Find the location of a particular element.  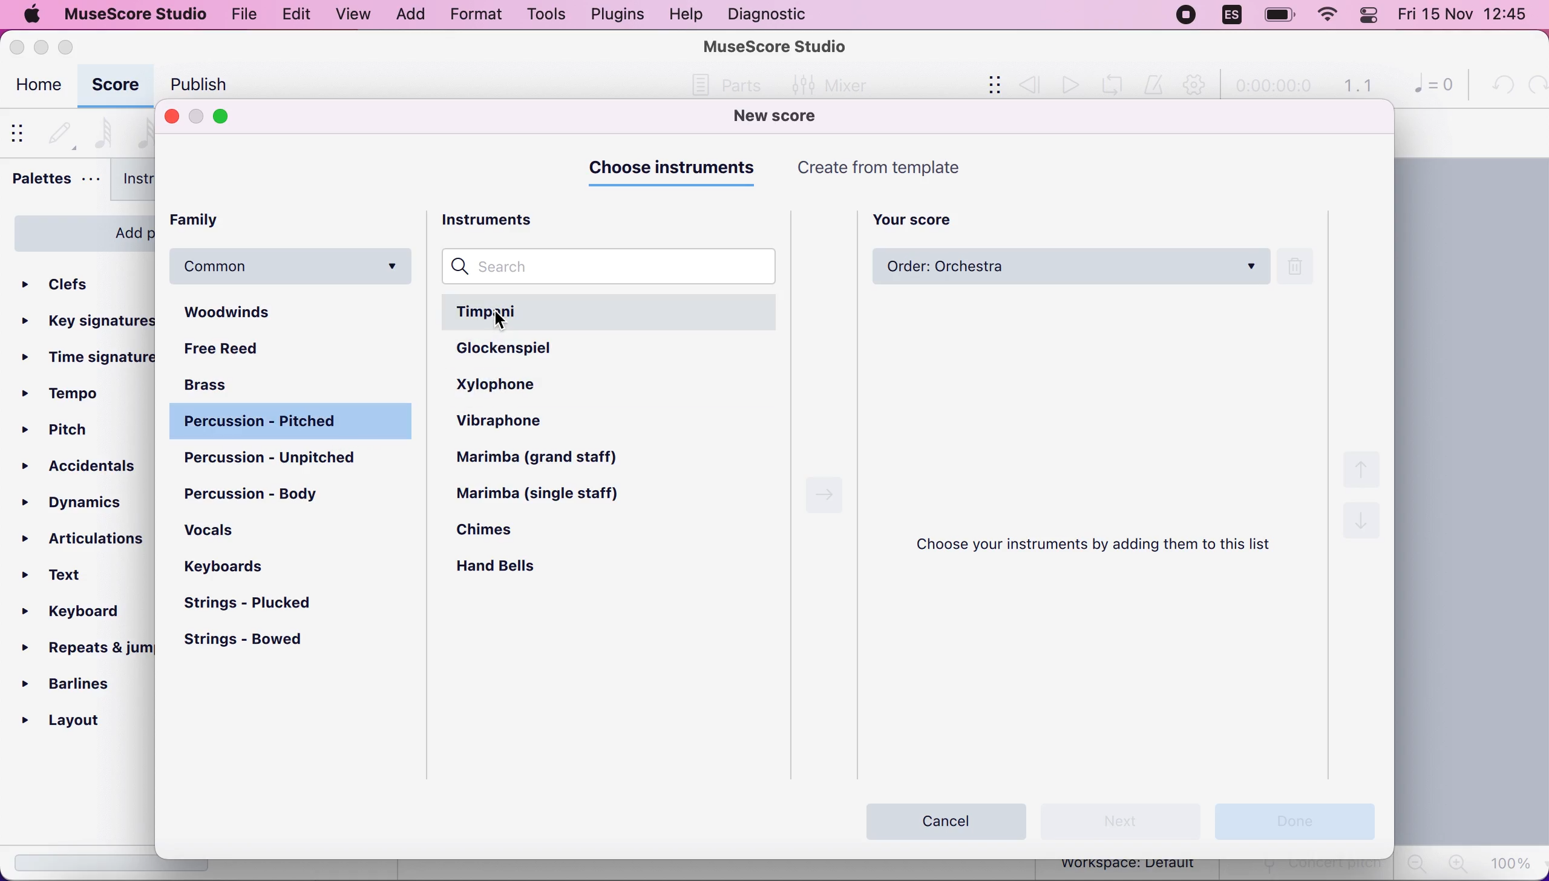

ime signatures is located at coordinates (89, 358).